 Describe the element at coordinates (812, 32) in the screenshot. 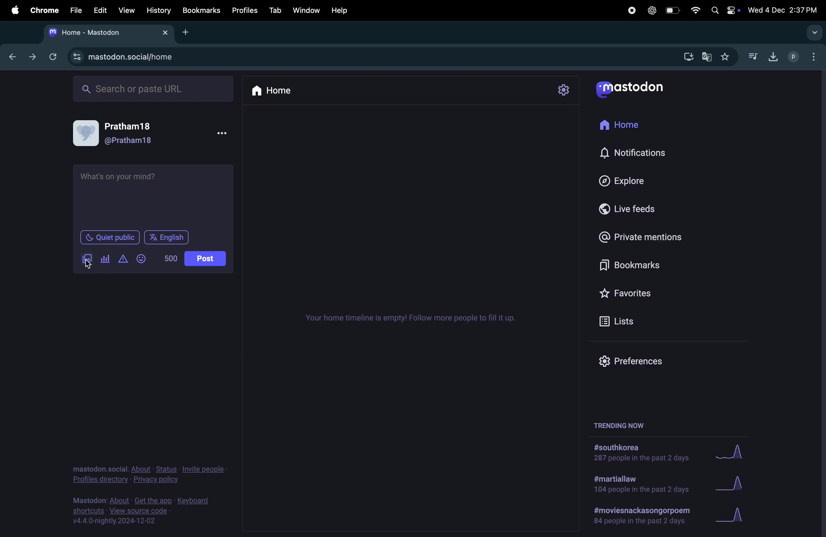

I see `drop down` at that location.